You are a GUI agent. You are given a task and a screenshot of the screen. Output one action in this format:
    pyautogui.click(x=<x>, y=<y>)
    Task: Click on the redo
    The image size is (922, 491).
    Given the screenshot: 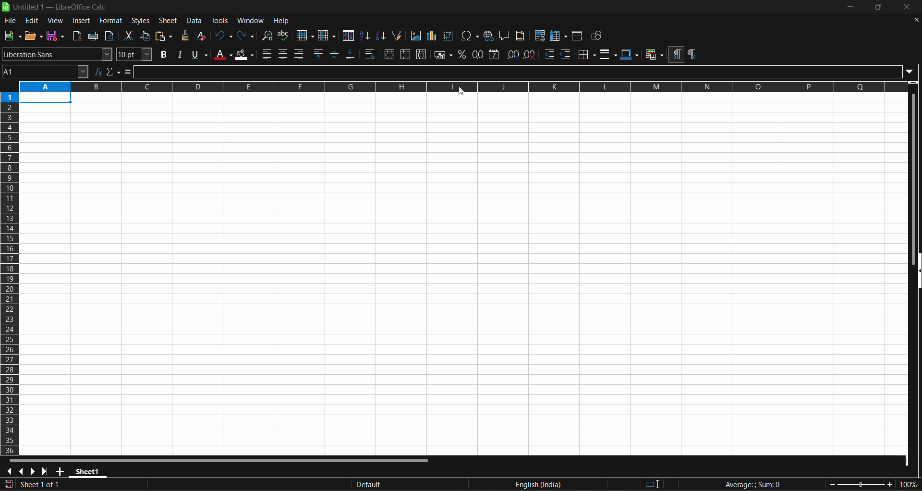 What is the action you would take?
    pyautogui.click(x=245, y=36)
    